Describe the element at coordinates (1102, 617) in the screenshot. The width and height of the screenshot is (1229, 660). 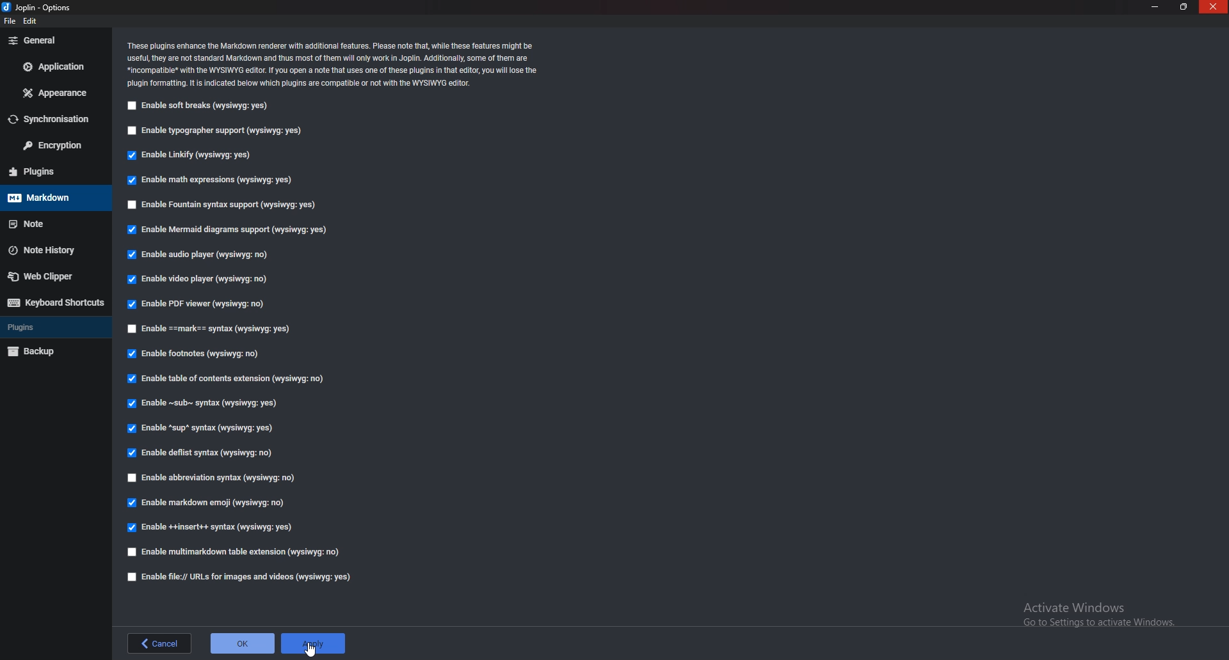
I see `activate windows message` at that location.